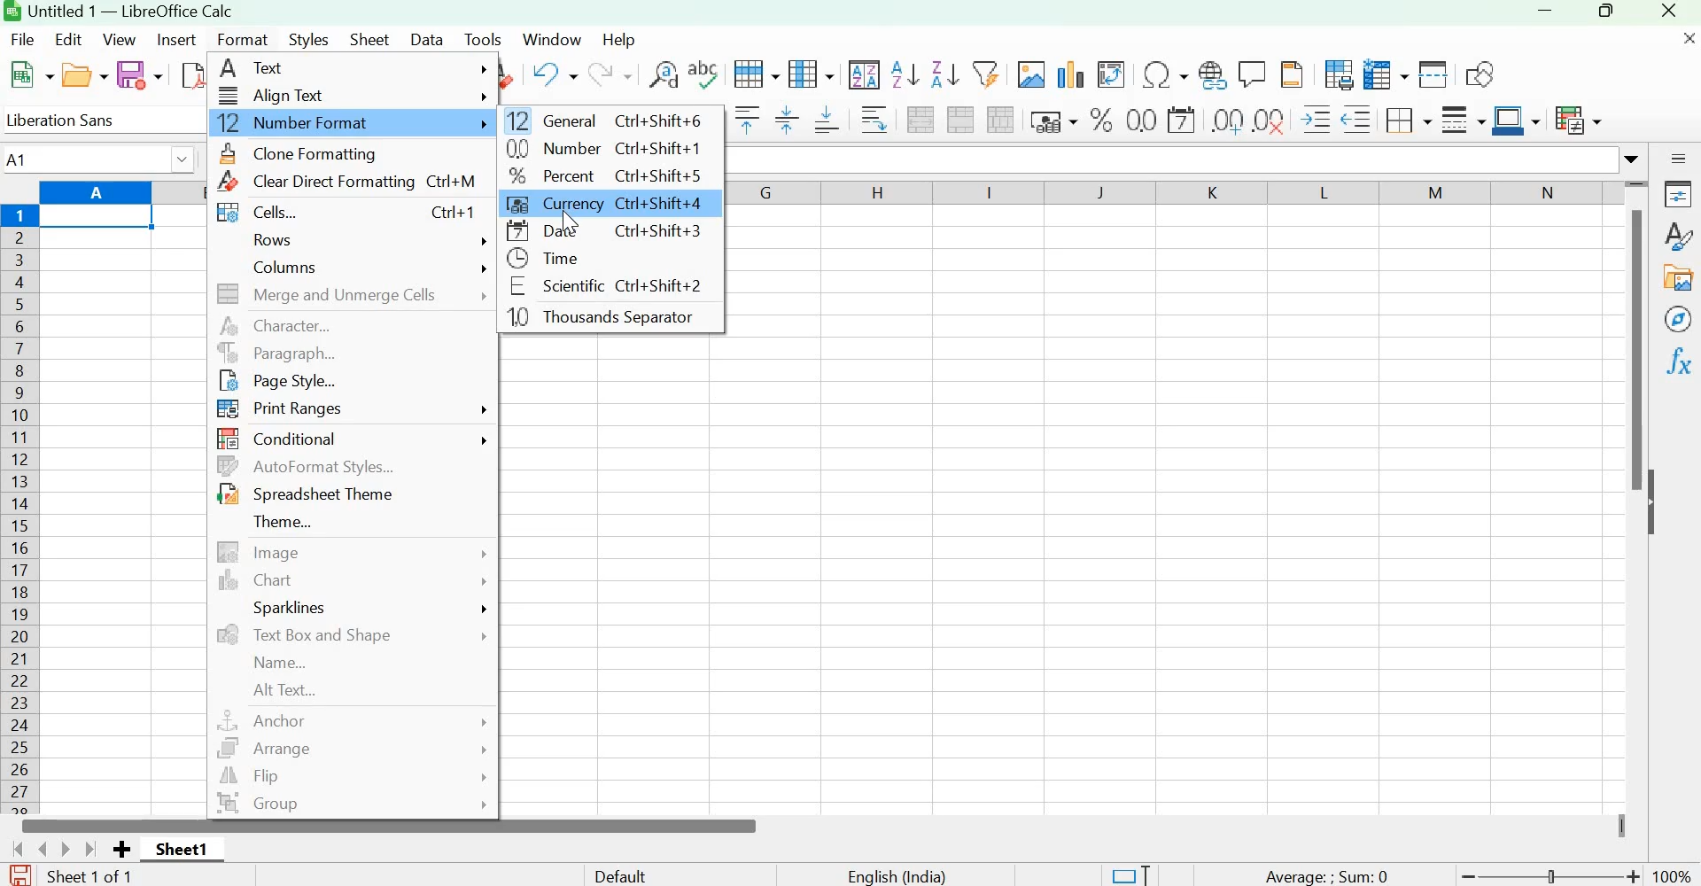  I want to click on Sheet1, so click(182, 848).